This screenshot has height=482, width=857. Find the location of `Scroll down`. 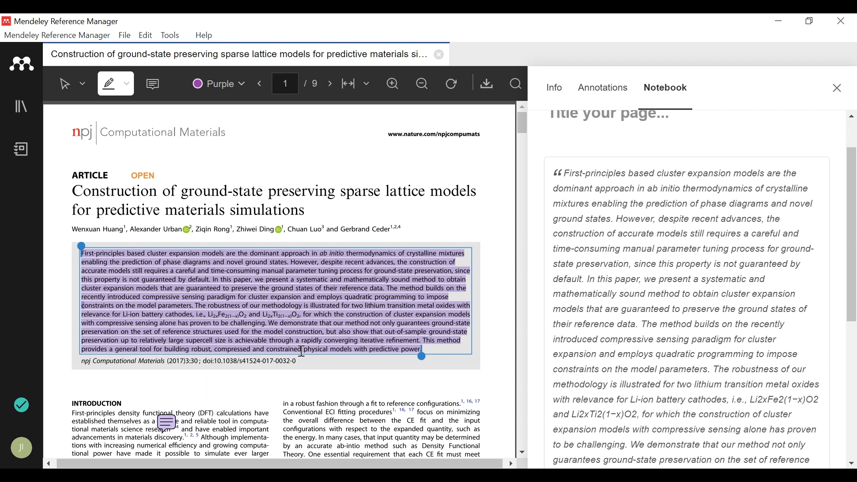

Scroll down is located at coordinates (522, 451).